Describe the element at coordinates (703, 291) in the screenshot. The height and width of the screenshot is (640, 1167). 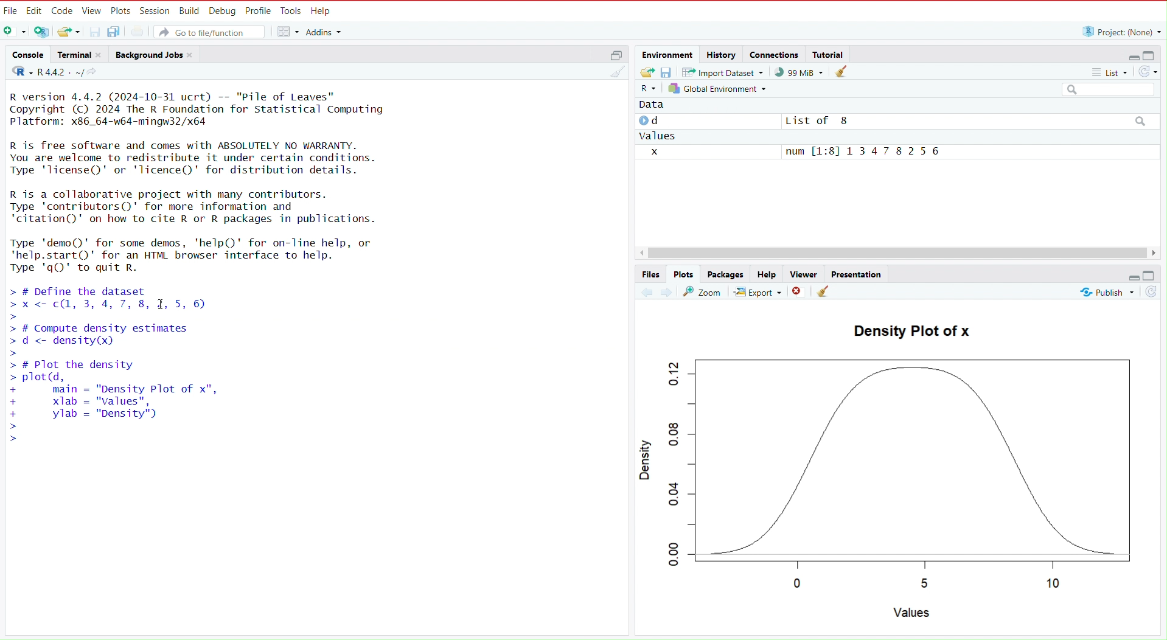
I see `view a larger version of plot in new window` at that location.